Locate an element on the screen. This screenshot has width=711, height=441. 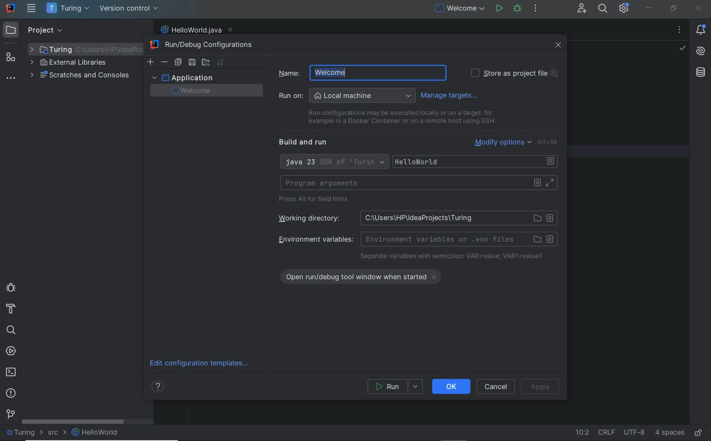
more actions is located at coordinates (535, 9).